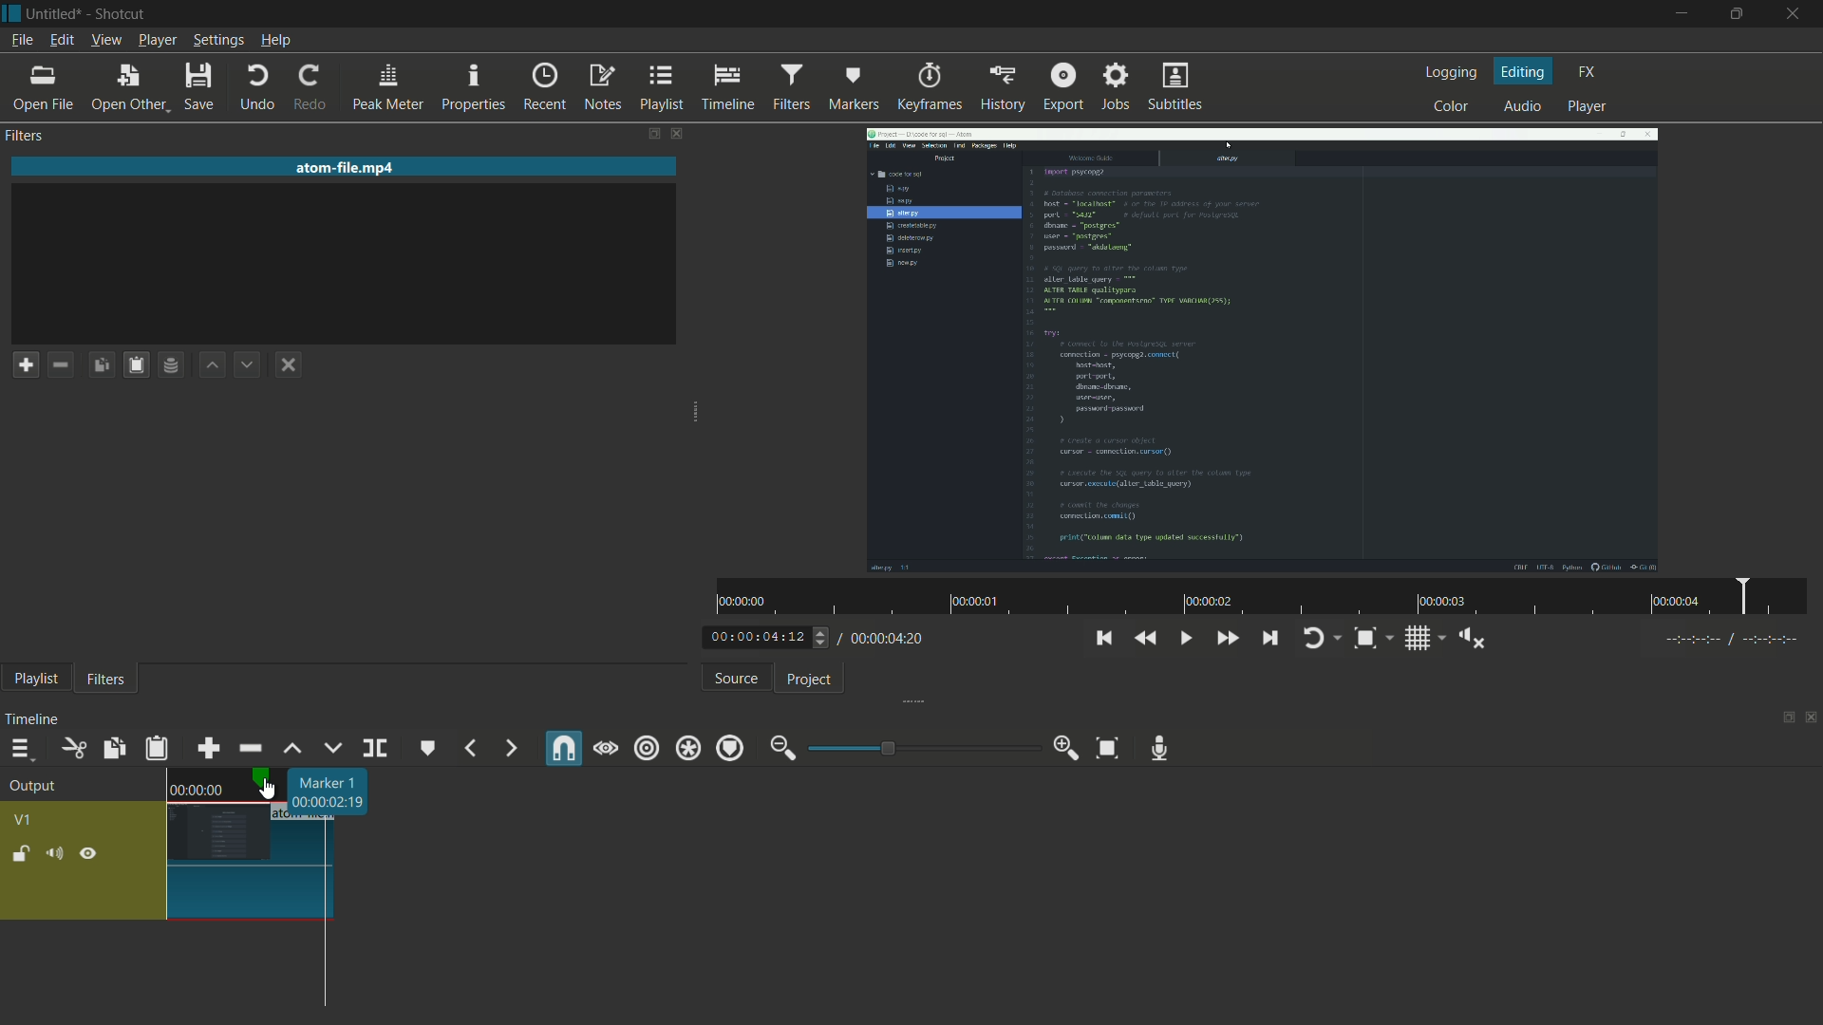 This screenshot has height=1025, width=1823. What do you see at coordinates (1450, 73) in the screenshot?
I see `logging` at bounding box center [1450, 73].